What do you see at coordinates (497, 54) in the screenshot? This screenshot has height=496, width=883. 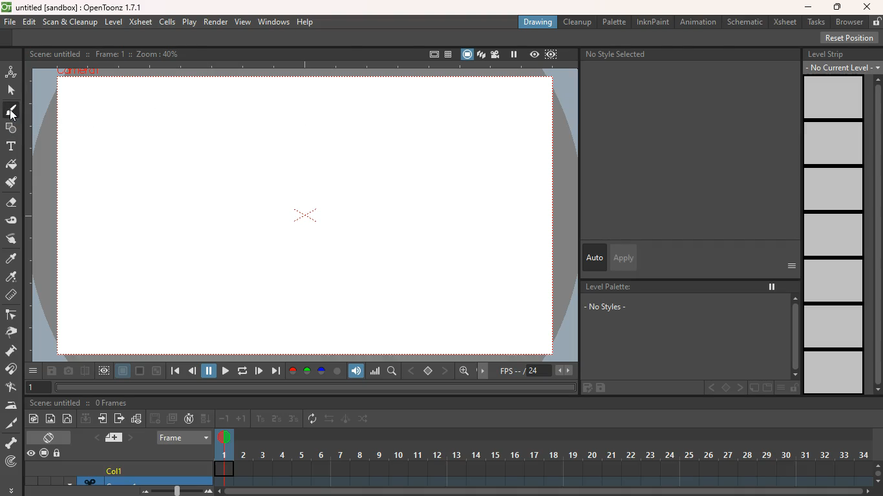 I see `film` at bounding box center [497, 54].